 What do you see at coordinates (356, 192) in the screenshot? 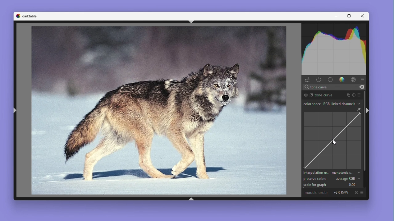
I see `Reset` at bounding box center [356, 192].